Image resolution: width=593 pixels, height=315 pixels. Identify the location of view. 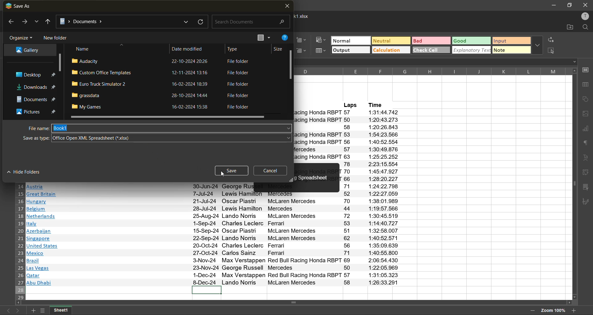
(263, 37).